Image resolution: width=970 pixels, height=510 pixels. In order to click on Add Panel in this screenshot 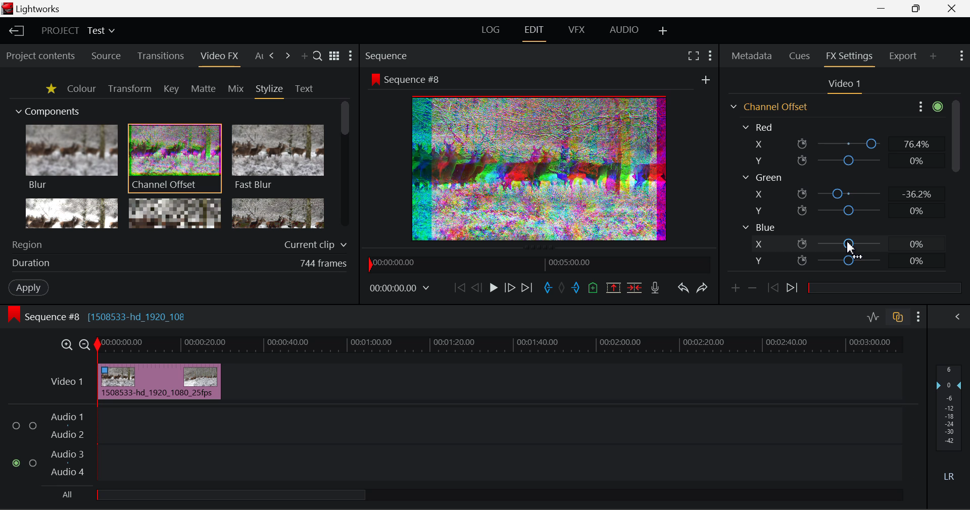, I will do `click(304, 57)`.